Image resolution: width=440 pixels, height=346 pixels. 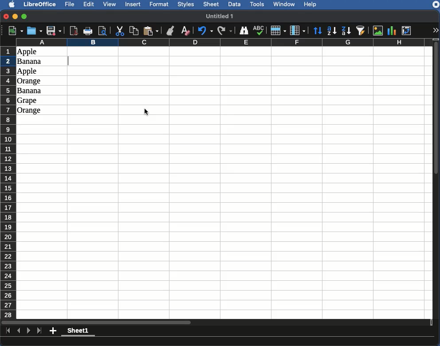 What do you see at coordinates (186, 30) in the screenshot?
I see `Clear formatting` at bounding box center [186, 30].